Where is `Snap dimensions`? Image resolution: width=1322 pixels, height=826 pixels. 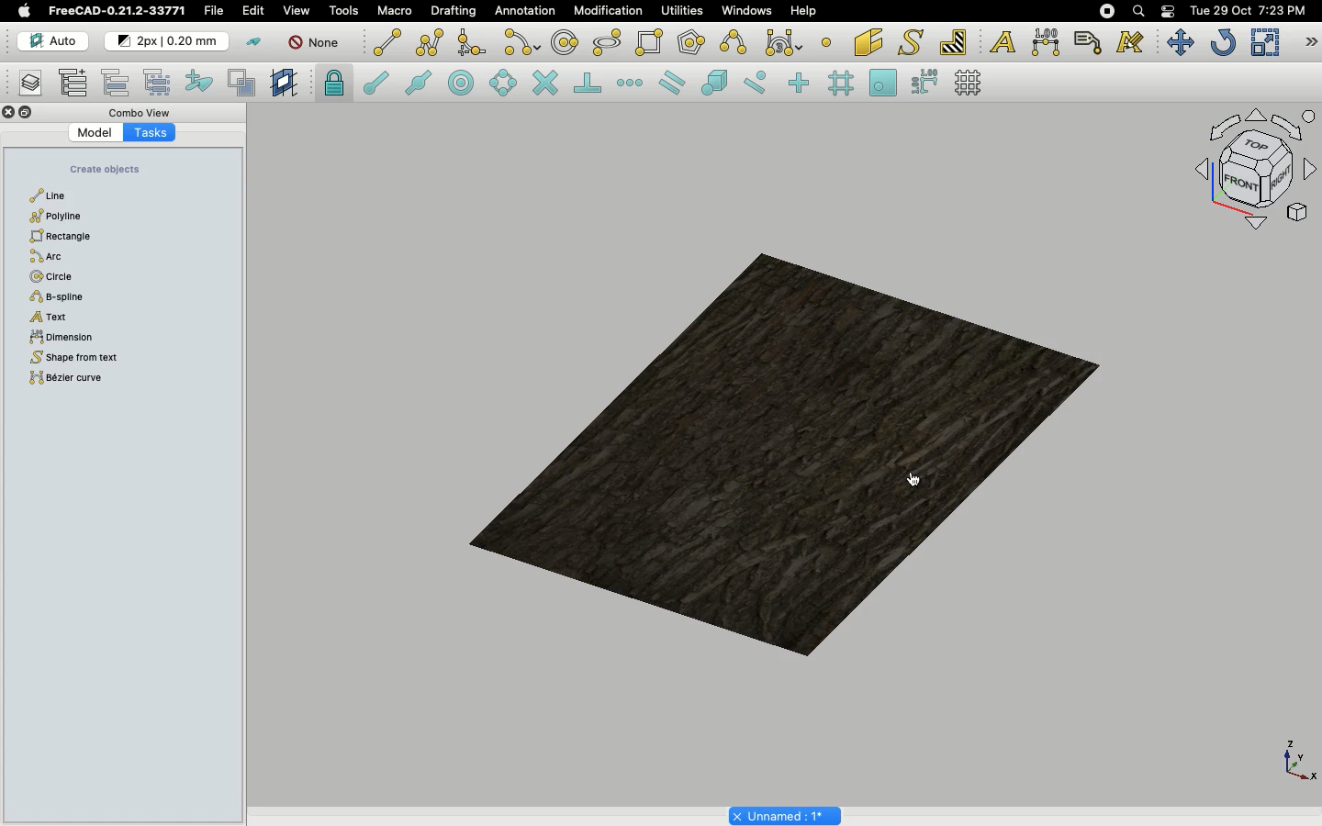
Snap dimensions is located at coordinates (922, 82).